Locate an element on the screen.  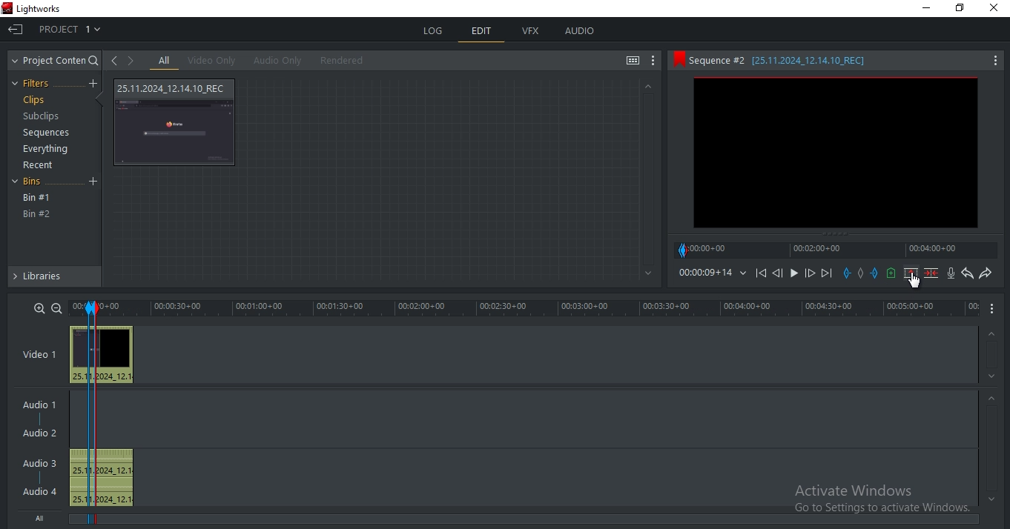
undo is located at coordinates (968, 273).